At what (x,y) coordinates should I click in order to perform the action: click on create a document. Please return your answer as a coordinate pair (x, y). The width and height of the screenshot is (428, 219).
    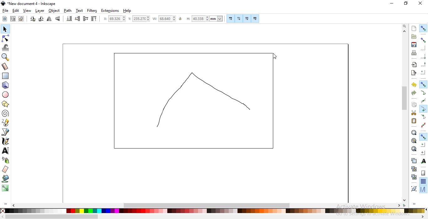
    Looking at the image, I should click on (414, 28).